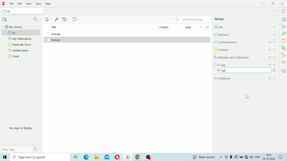  Describe the element at coordinates (19, 50) in the screenshot. I see `Unfiled Items` at that location.